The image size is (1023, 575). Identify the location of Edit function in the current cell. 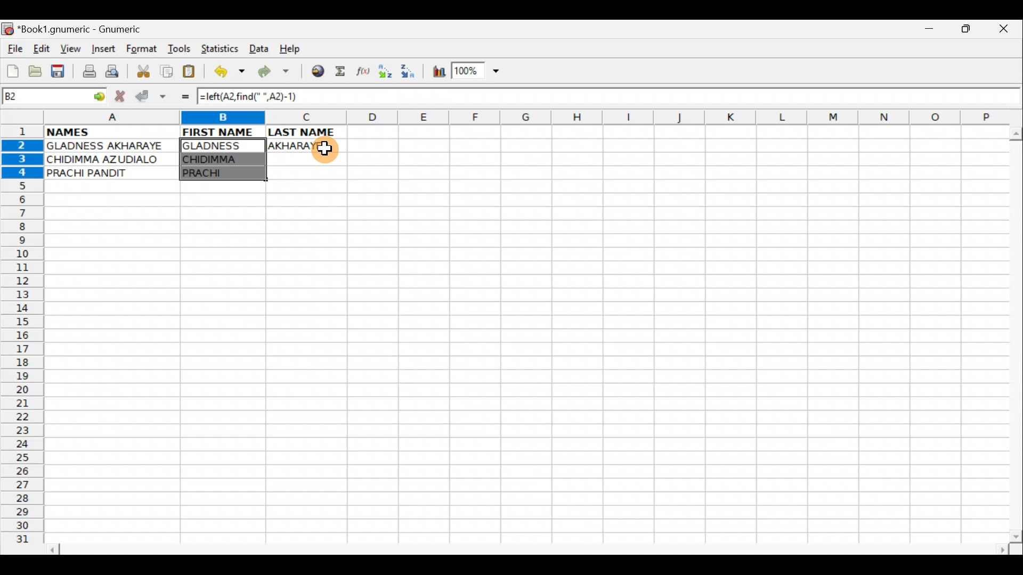
(365, 74).